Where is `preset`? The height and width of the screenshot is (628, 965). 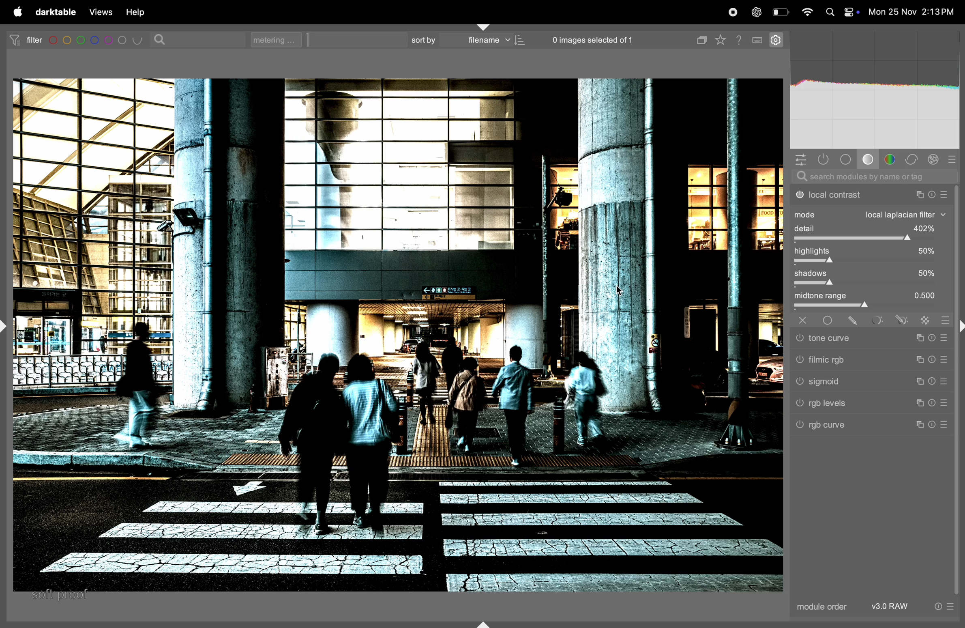 preset is located at coordinates (942, 383).